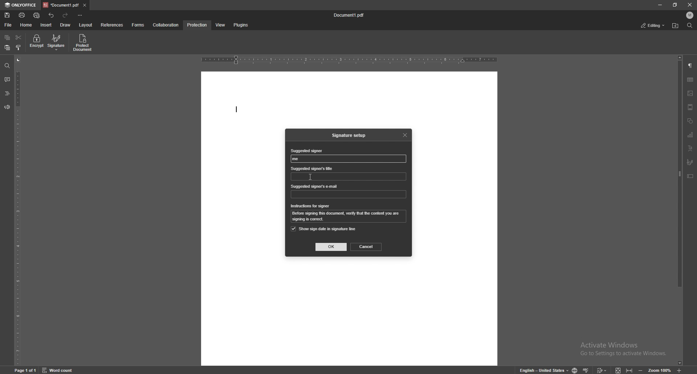 This screenshot has height=374, width=697. I want to click on spell check, so click(587, 369).